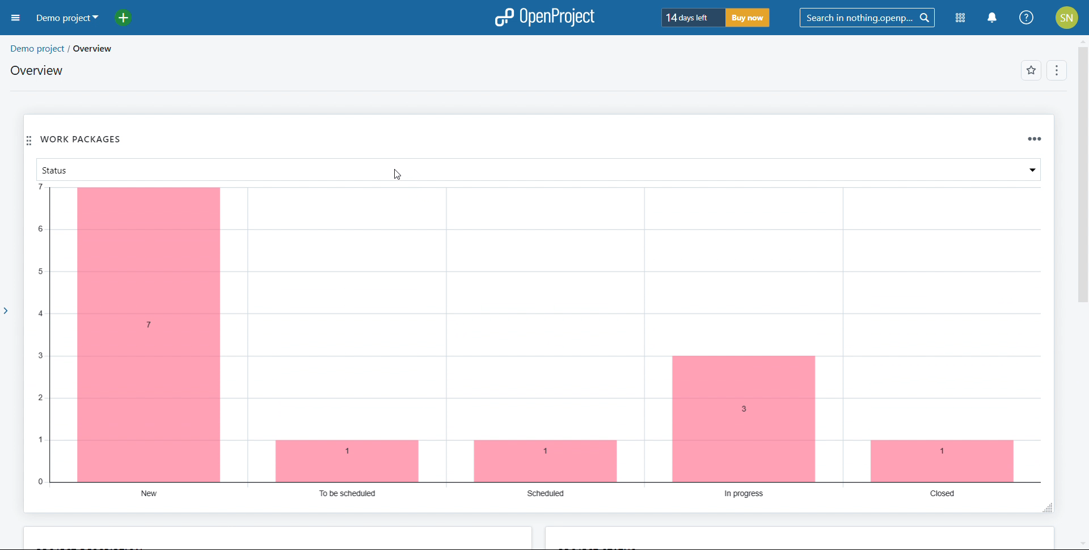 The width and height of the screenshot is (1089, 550). I want to click on options, so click(1035, 139).